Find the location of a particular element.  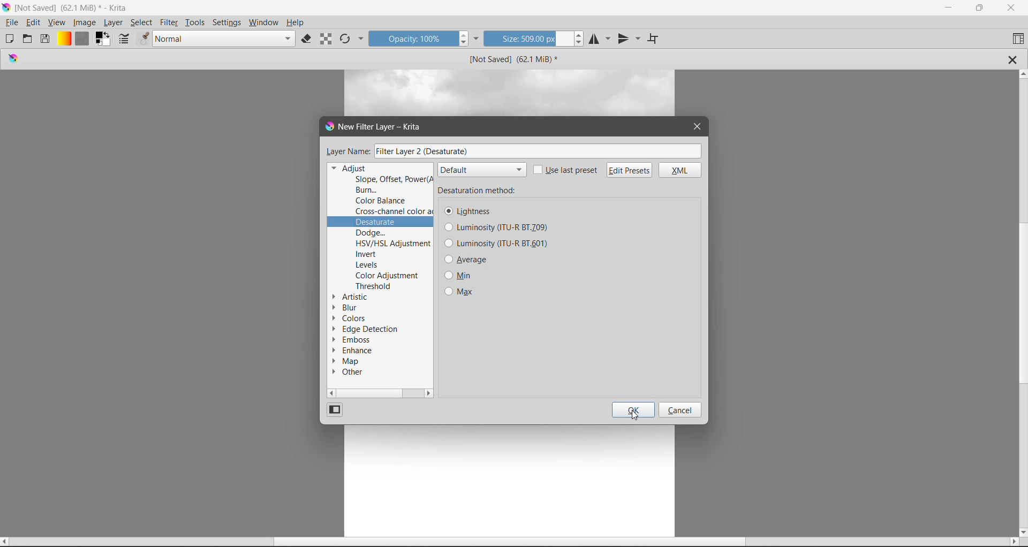

Create New Document is located at coordinates (9, 39).